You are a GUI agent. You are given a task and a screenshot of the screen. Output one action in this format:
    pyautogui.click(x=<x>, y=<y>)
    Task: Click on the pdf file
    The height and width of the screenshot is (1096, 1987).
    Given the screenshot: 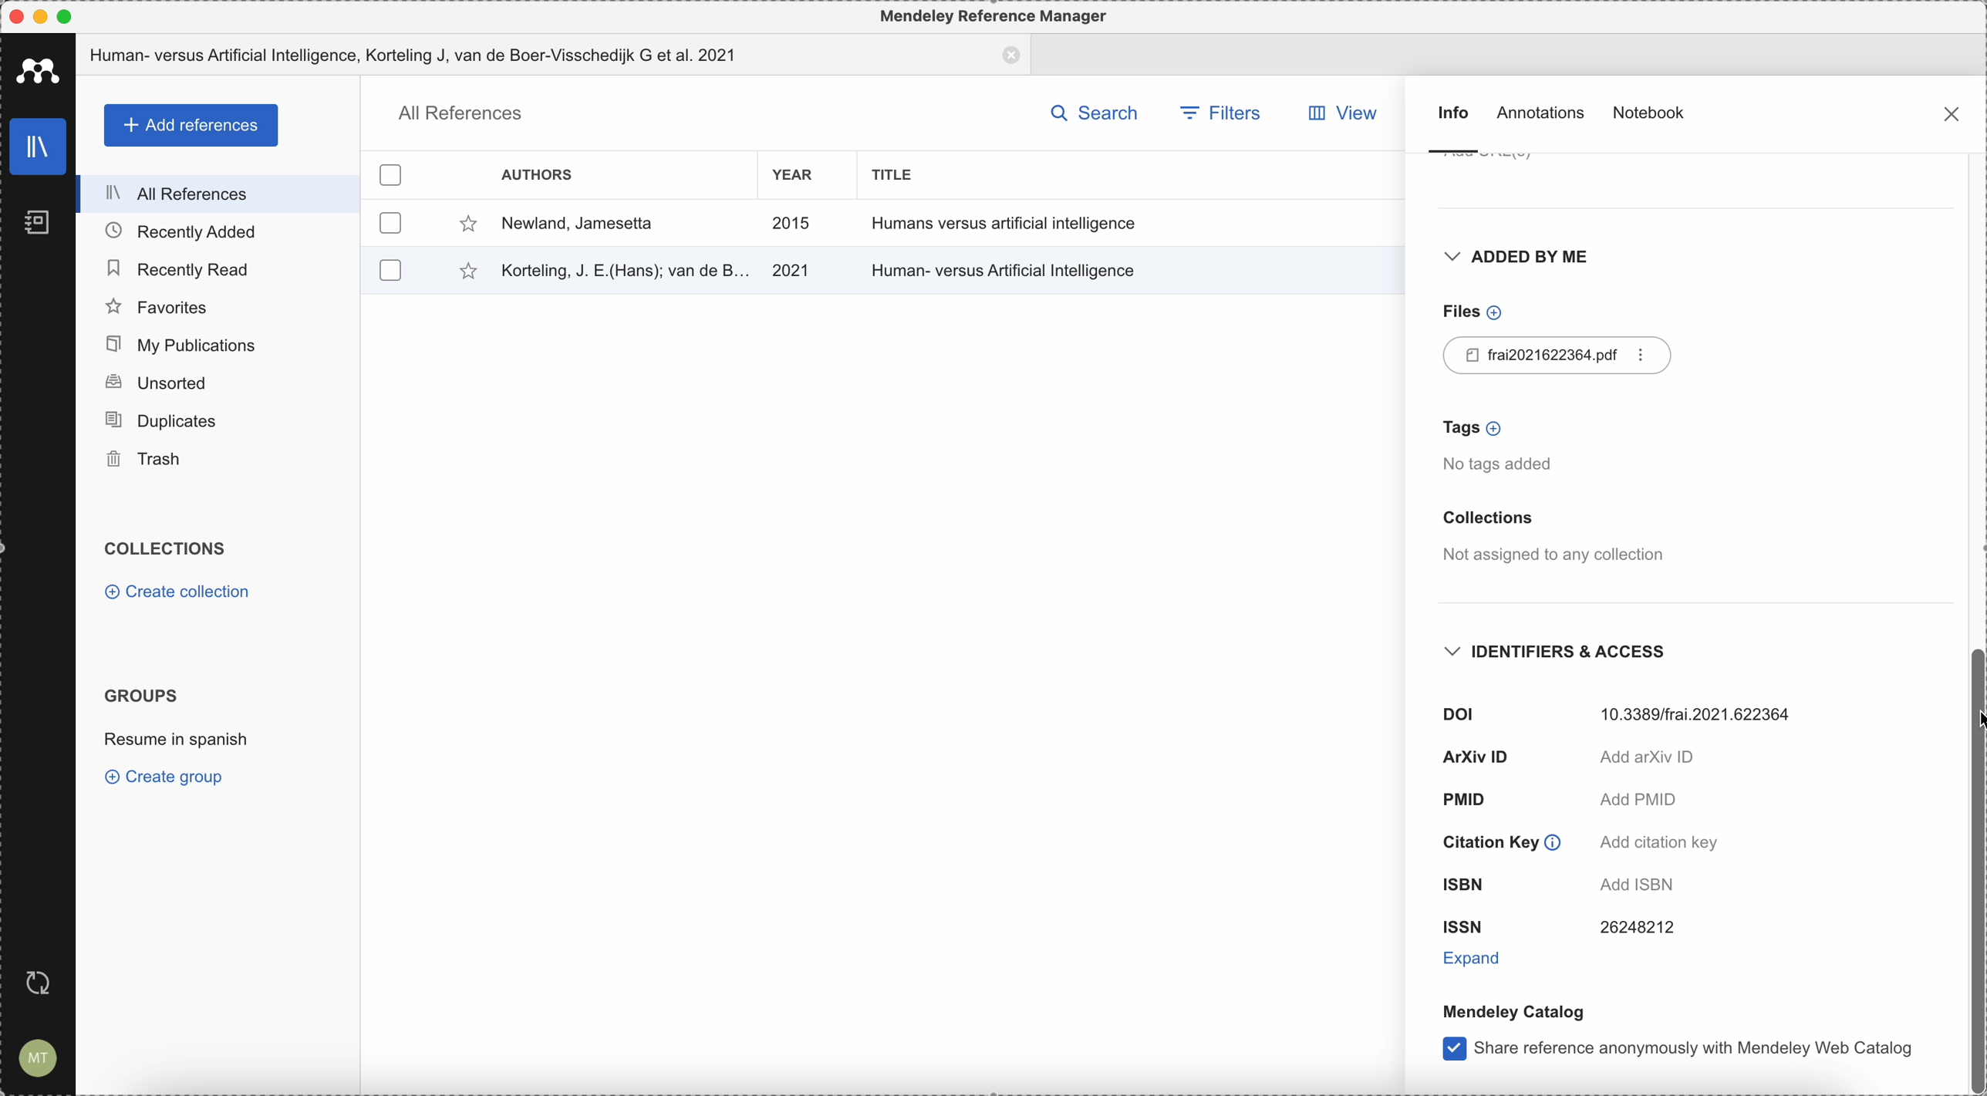 What is the action you would take?
    pyautogui.click(x=1561, y=356)
    